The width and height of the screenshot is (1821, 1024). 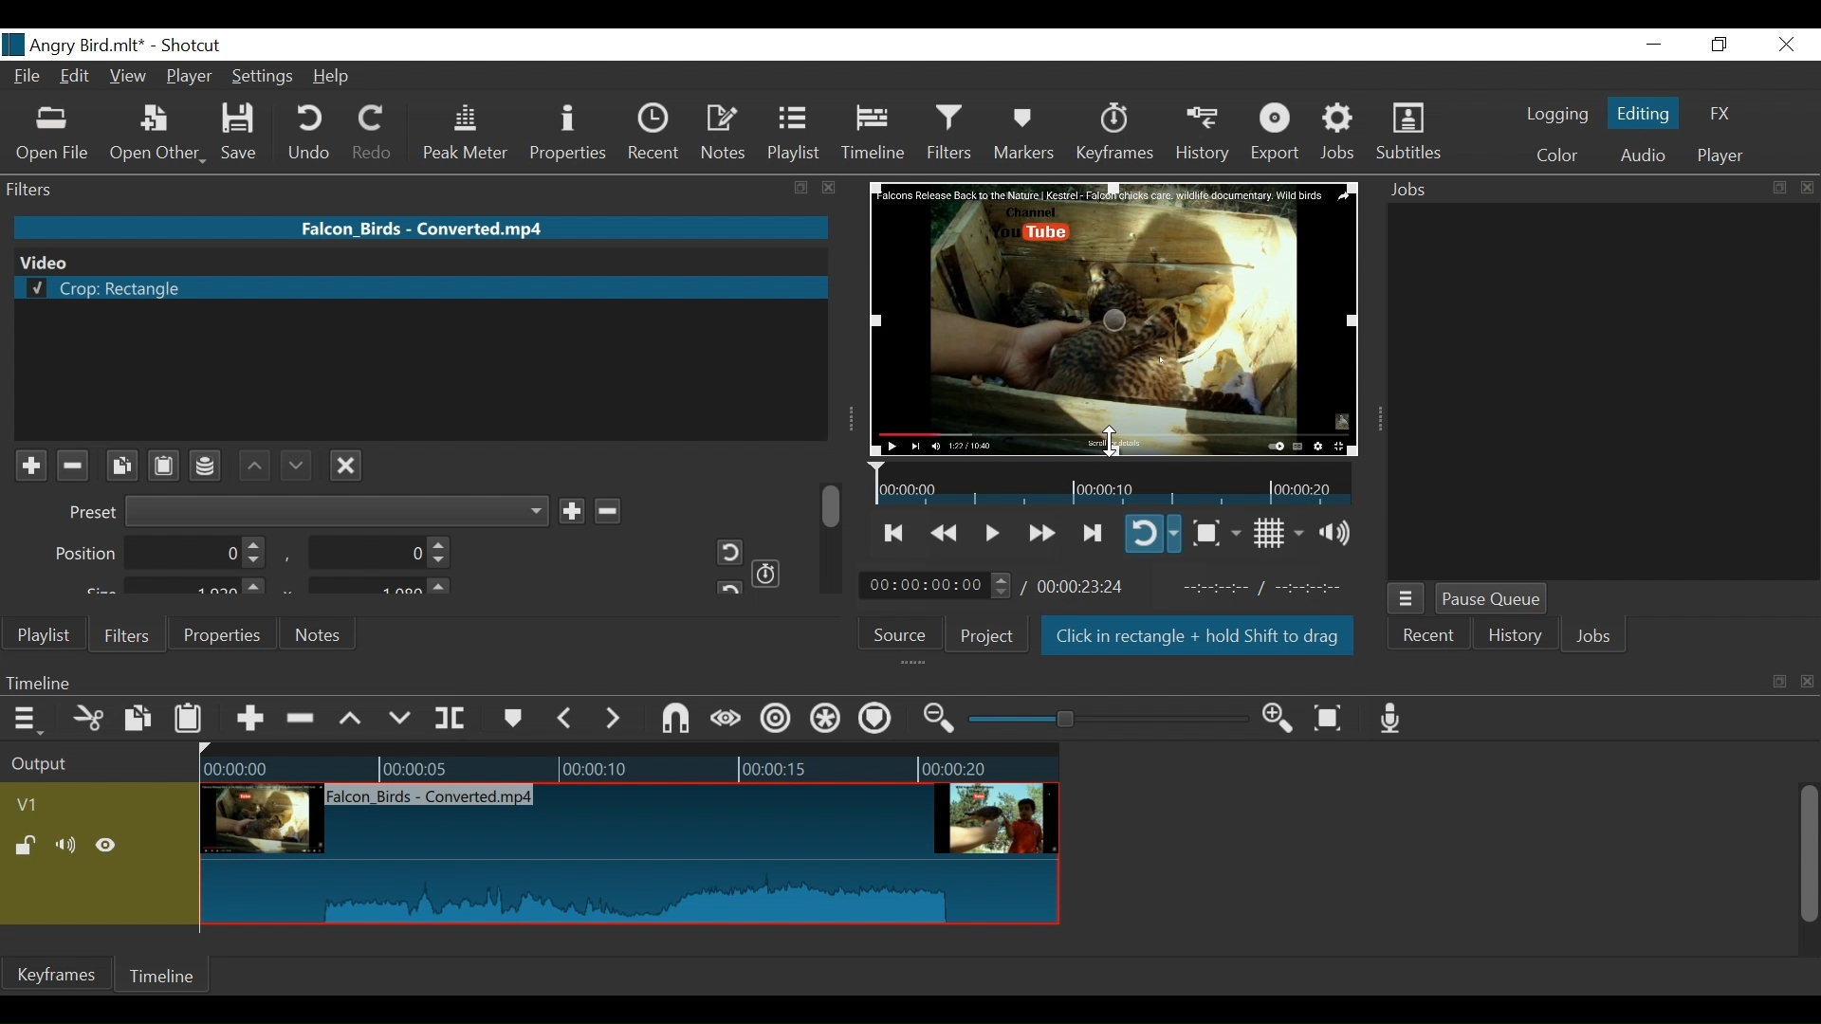 What do you see at coordinates (942, 719) in the screenshot?
I see `Zoom timeline out` at bounding box center [942, 719].